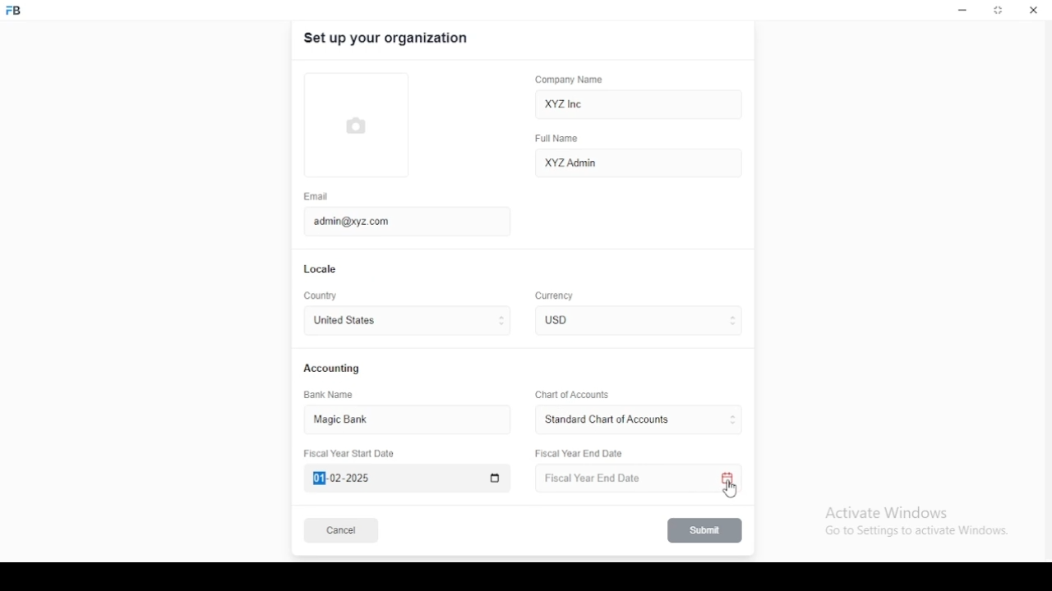 The height and width of the screenshot is (591, 1052). I want to click on set up your organization, so click(387, 39).